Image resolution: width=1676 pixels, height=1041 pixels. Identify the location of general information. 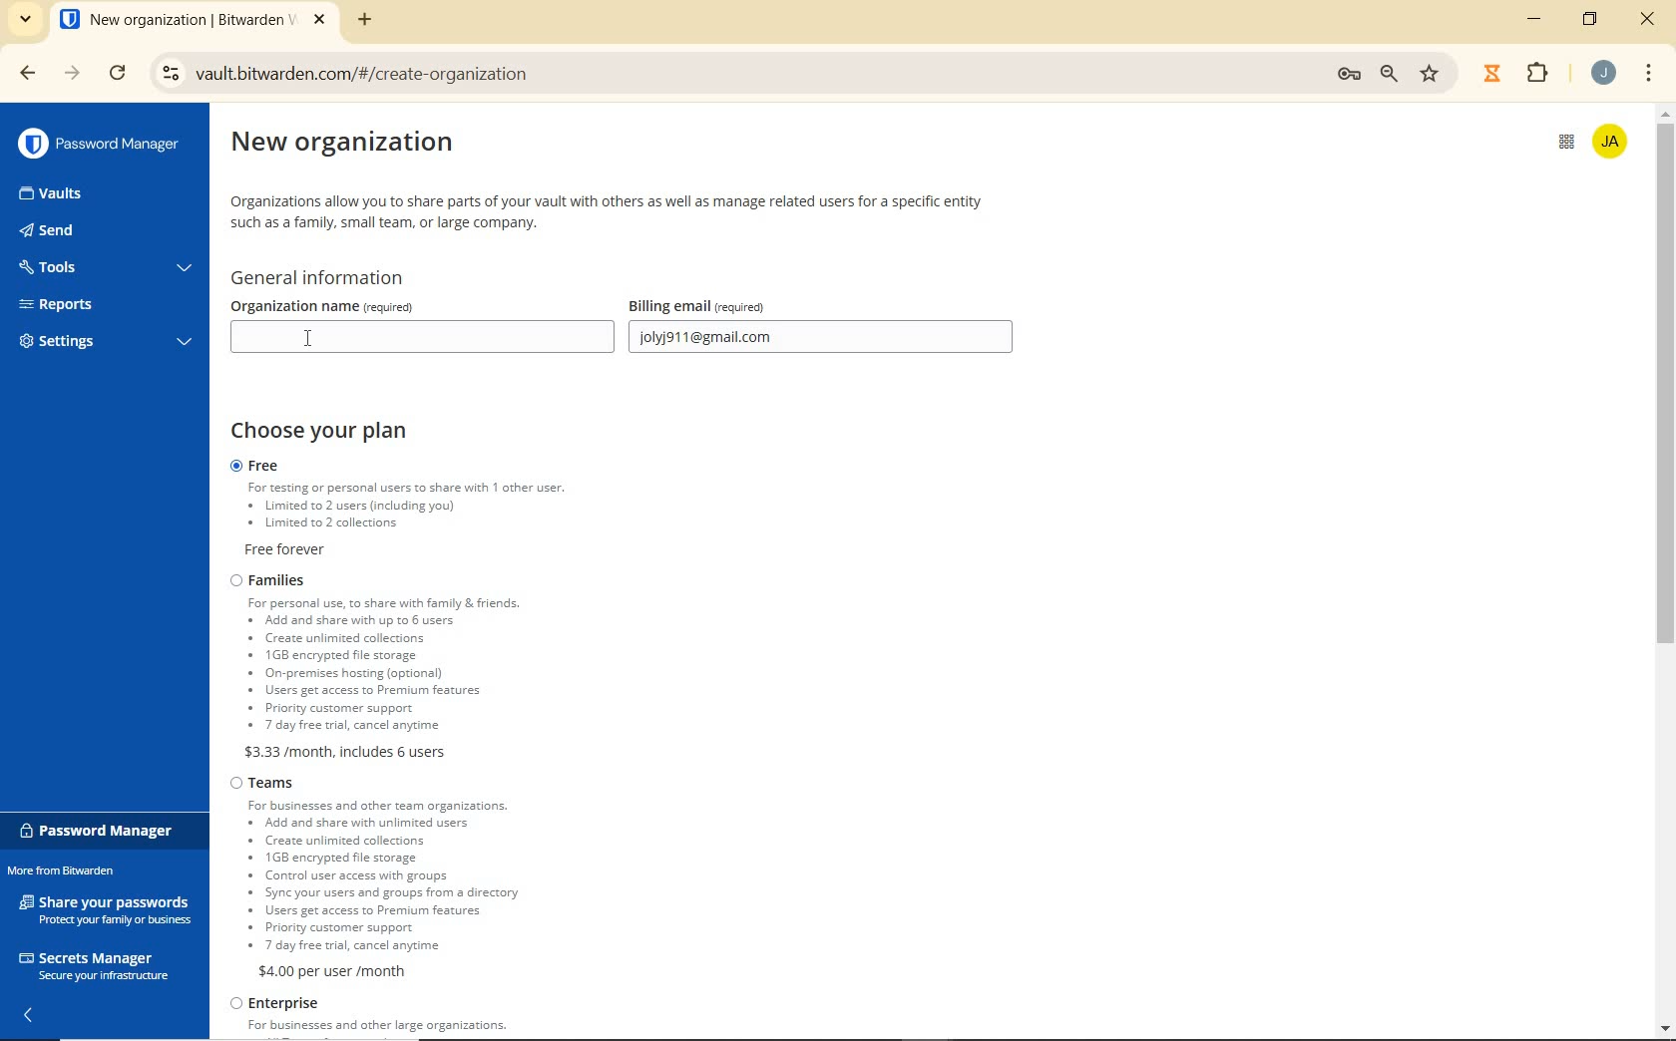
(327, 278).